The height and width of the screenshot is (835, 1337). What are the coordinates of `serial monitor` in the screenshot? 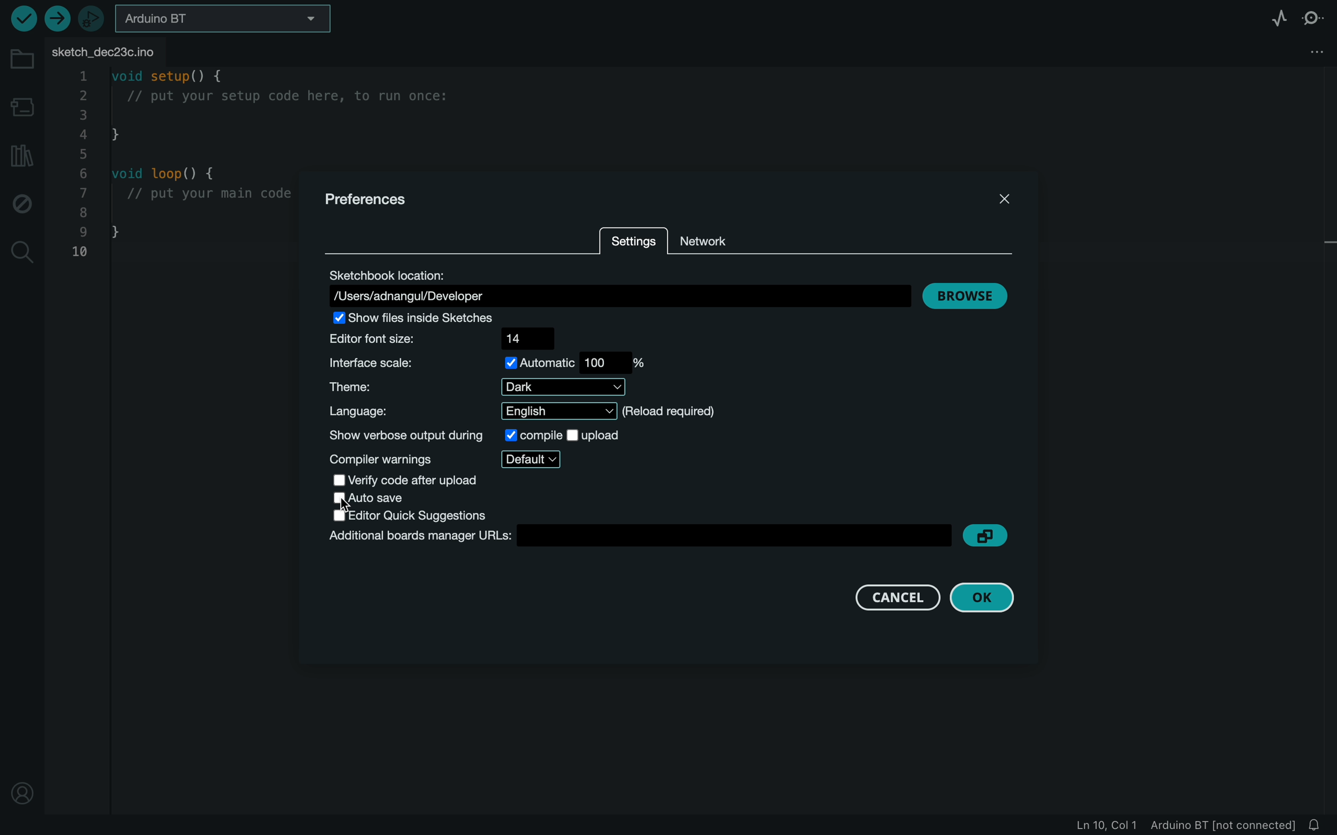 It's located at (1313, 18).